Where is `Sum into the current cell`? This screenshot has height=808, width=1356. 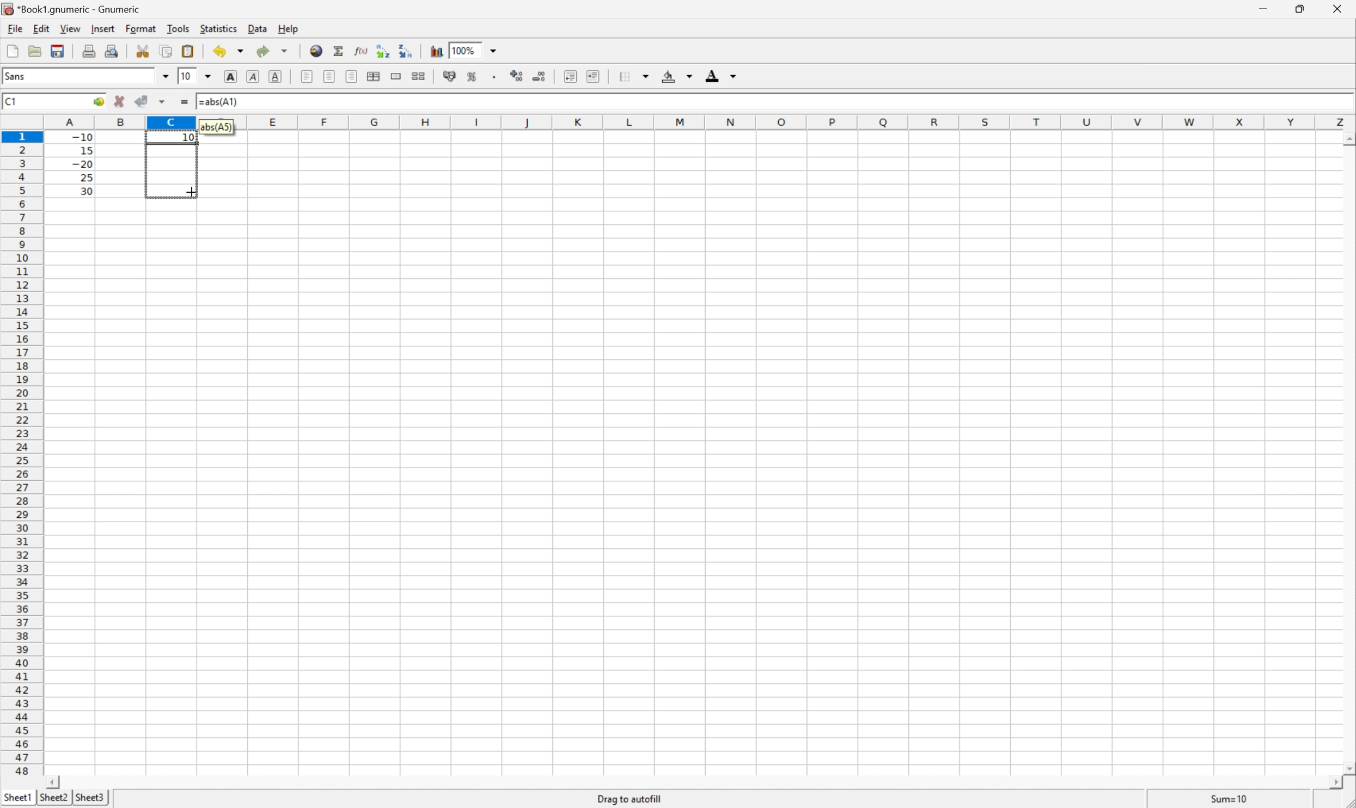 Sum into the current cell is located at coordinates (339, 51).